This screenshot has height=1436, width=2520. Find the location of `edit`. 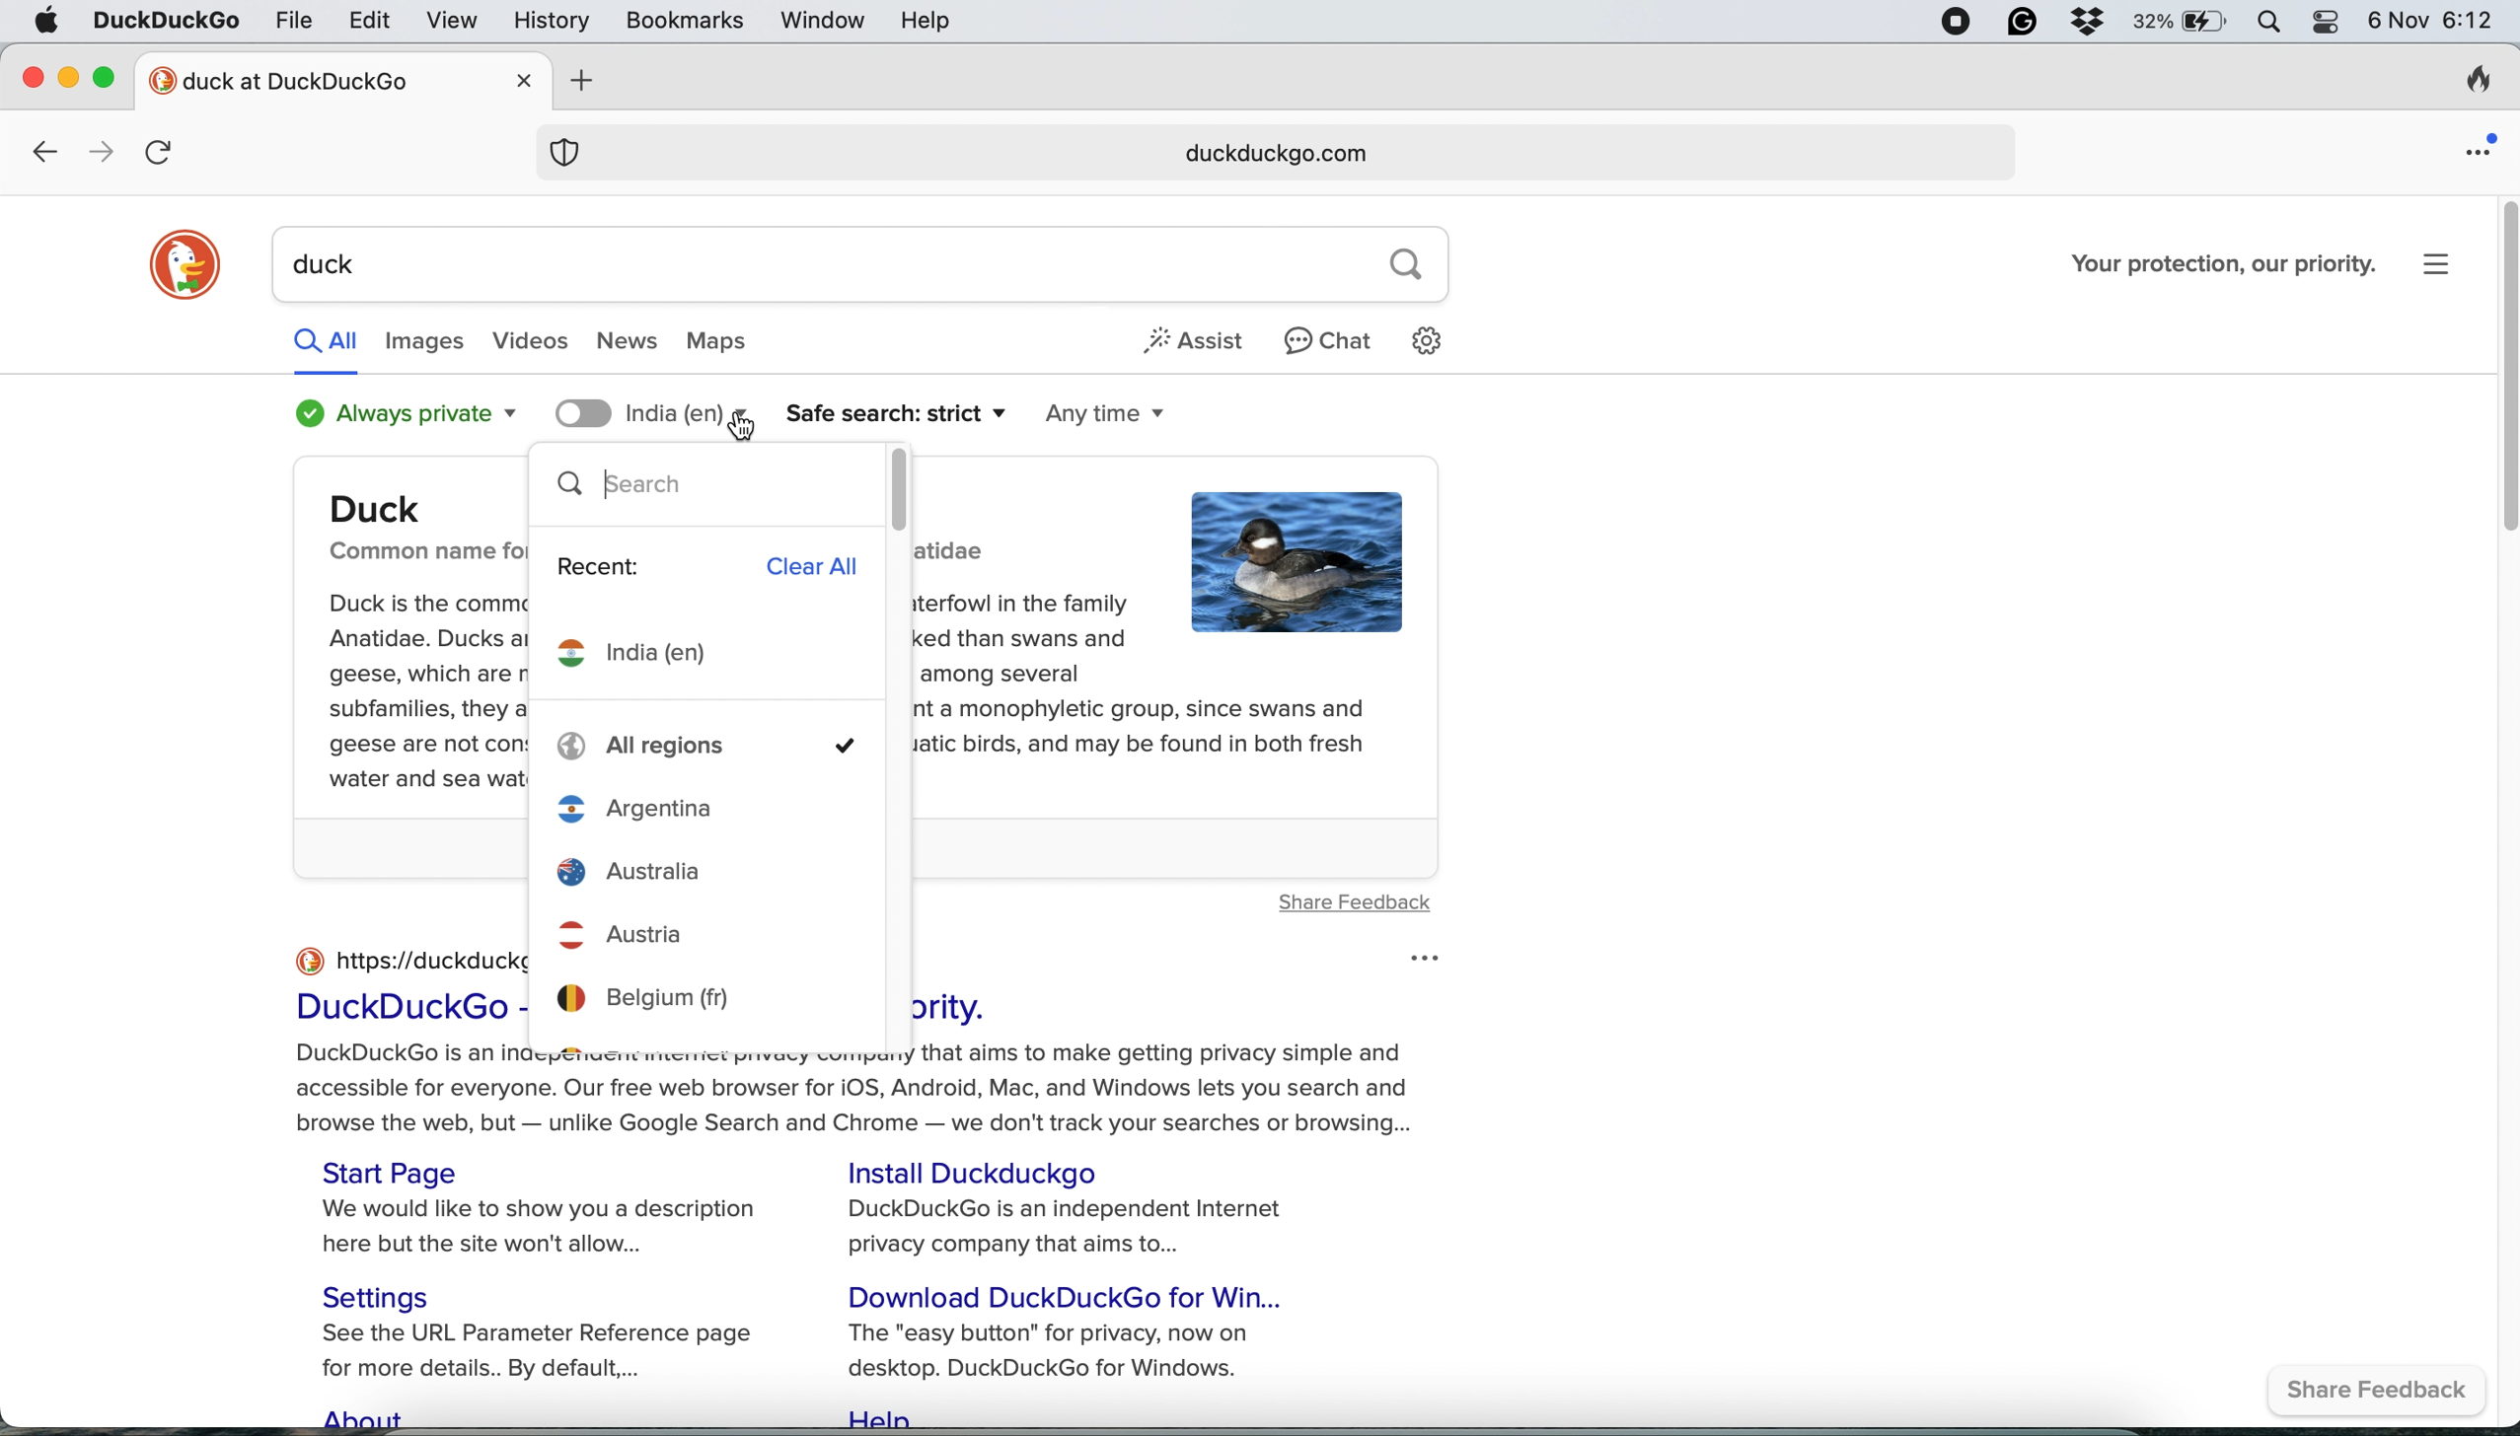

edit is located at coordinates (372, 20).